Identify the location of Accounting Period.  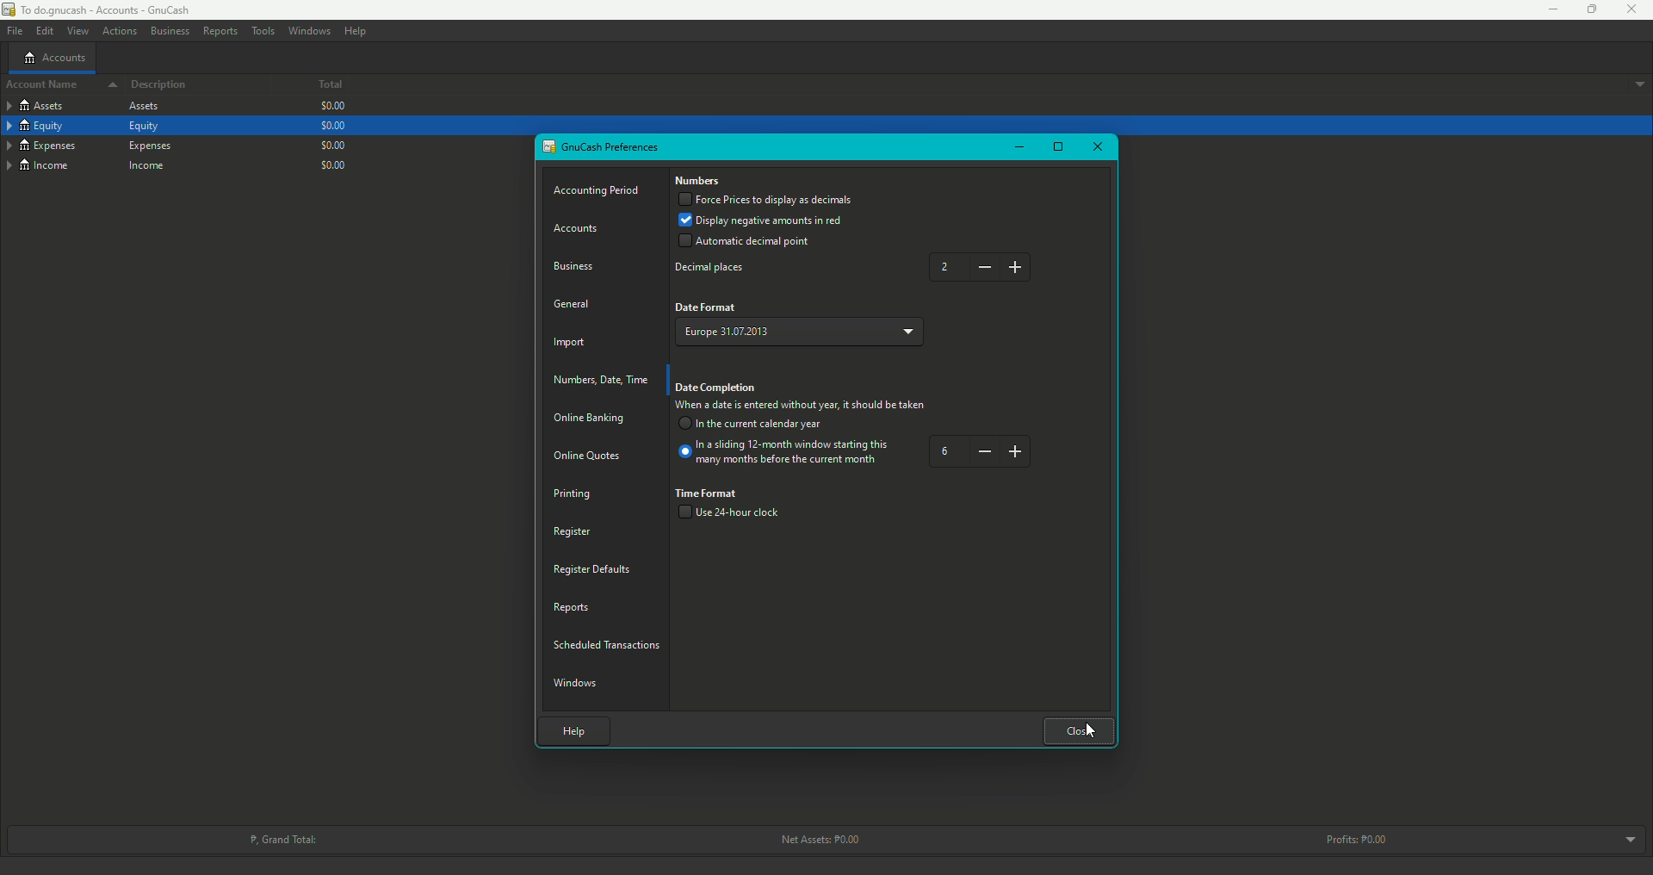
(599, 191).